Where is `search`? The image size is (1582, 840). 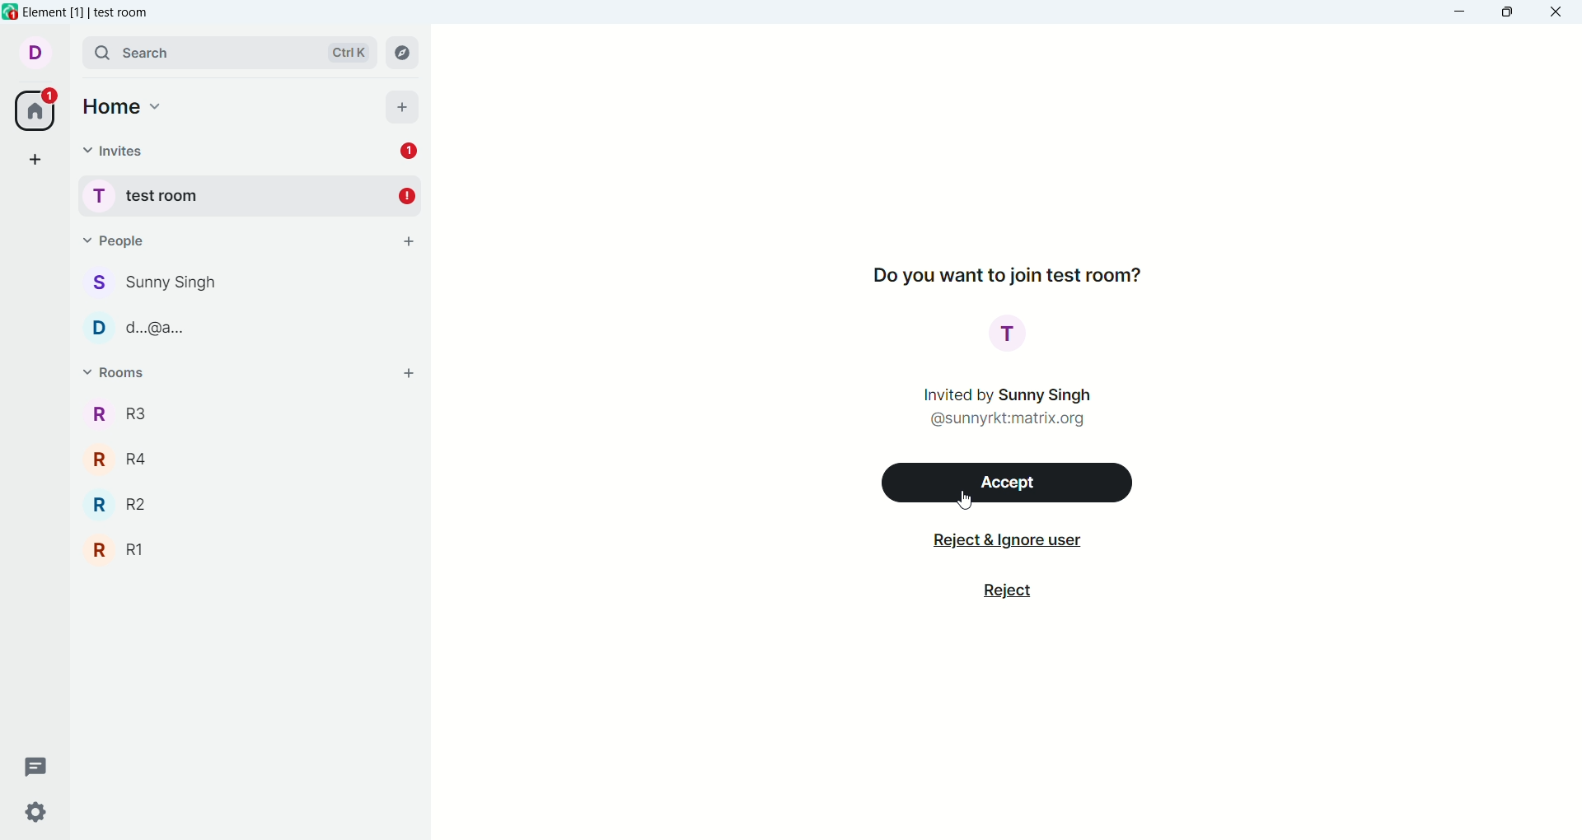 search is located at coordinates (224, 49).